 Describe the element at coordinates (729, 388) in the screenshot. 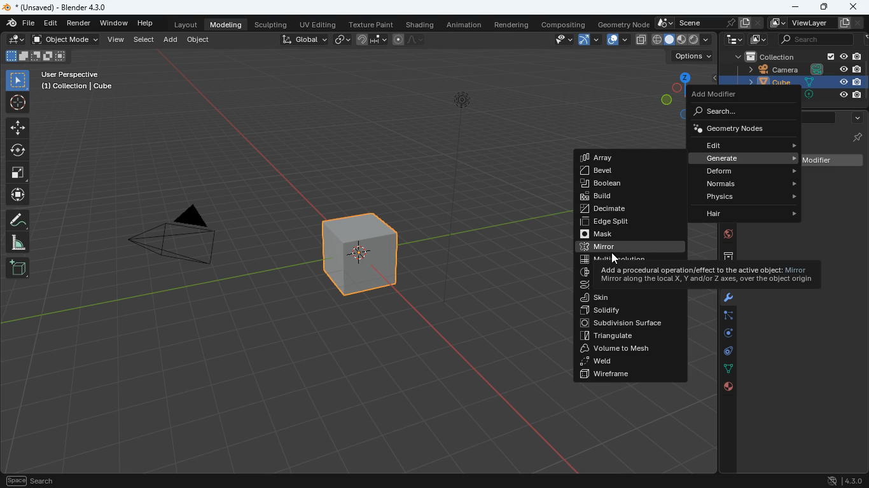

I see `public` at that location.